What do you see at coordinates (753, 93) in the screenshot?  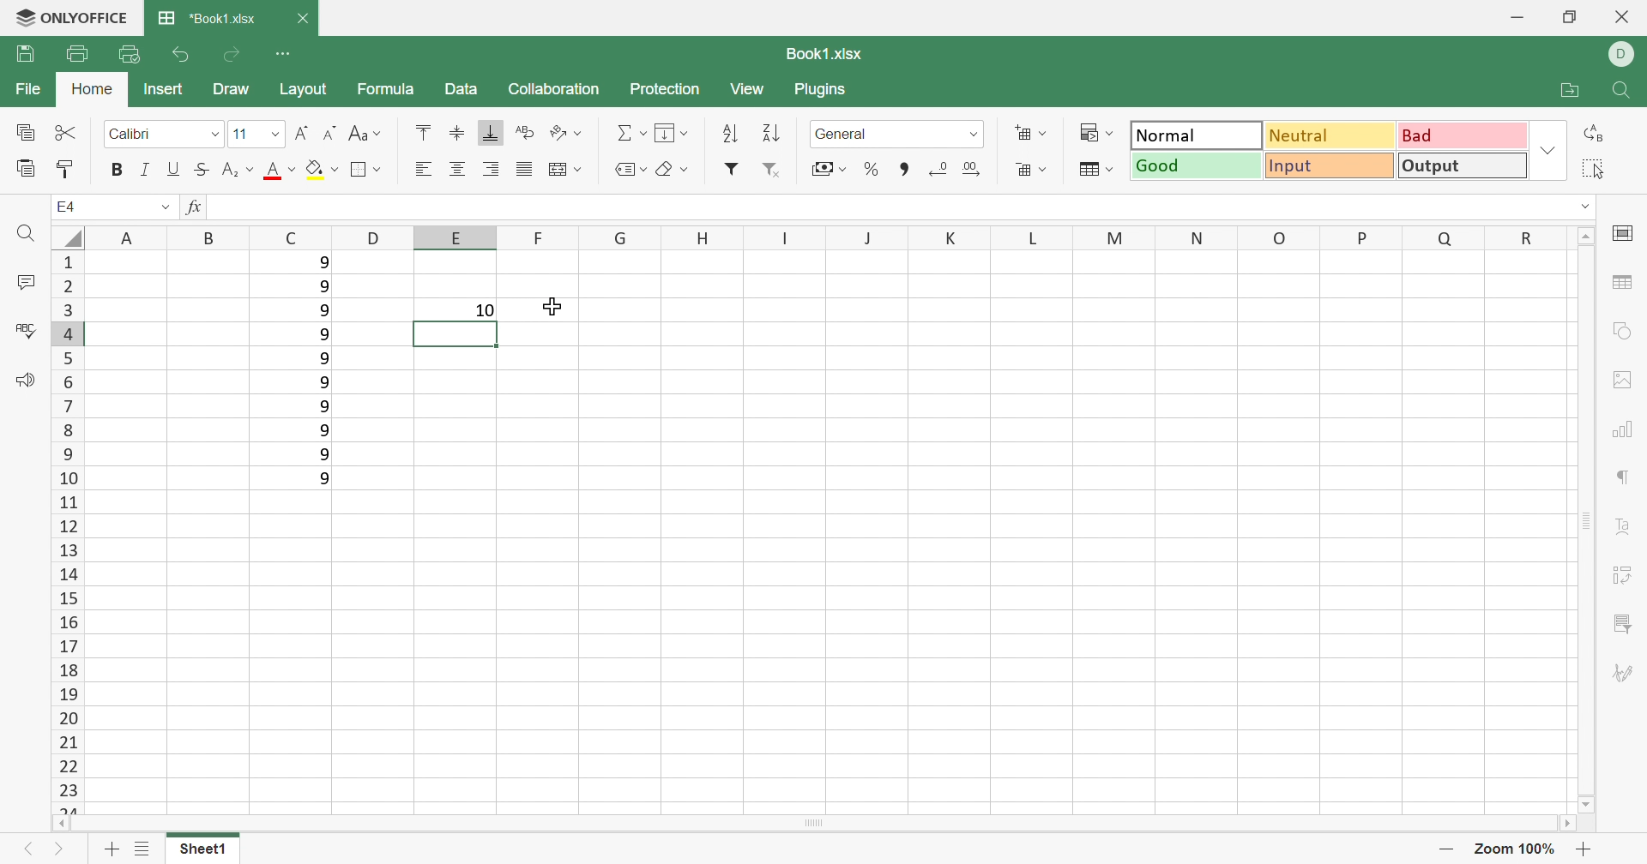 I see `View` at bounding box center [753, 93].